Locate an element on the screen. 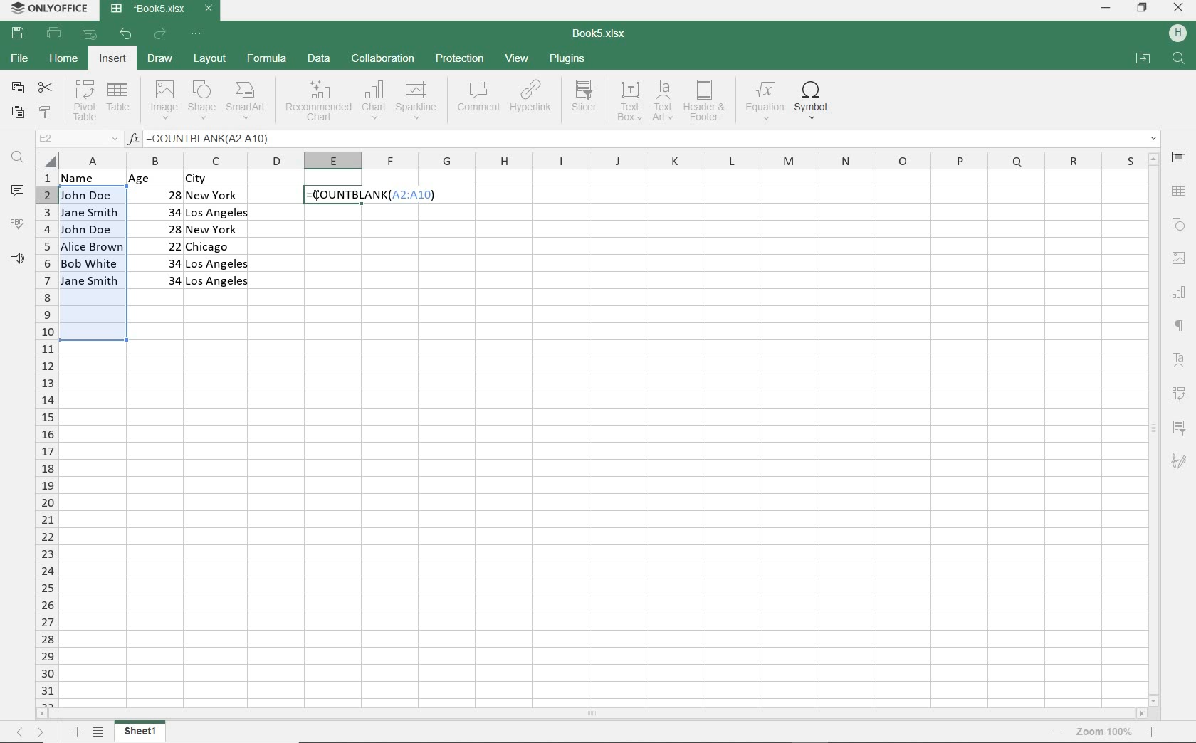 The image size is (1196, 743). 28 is located at coordinates (167, 228).